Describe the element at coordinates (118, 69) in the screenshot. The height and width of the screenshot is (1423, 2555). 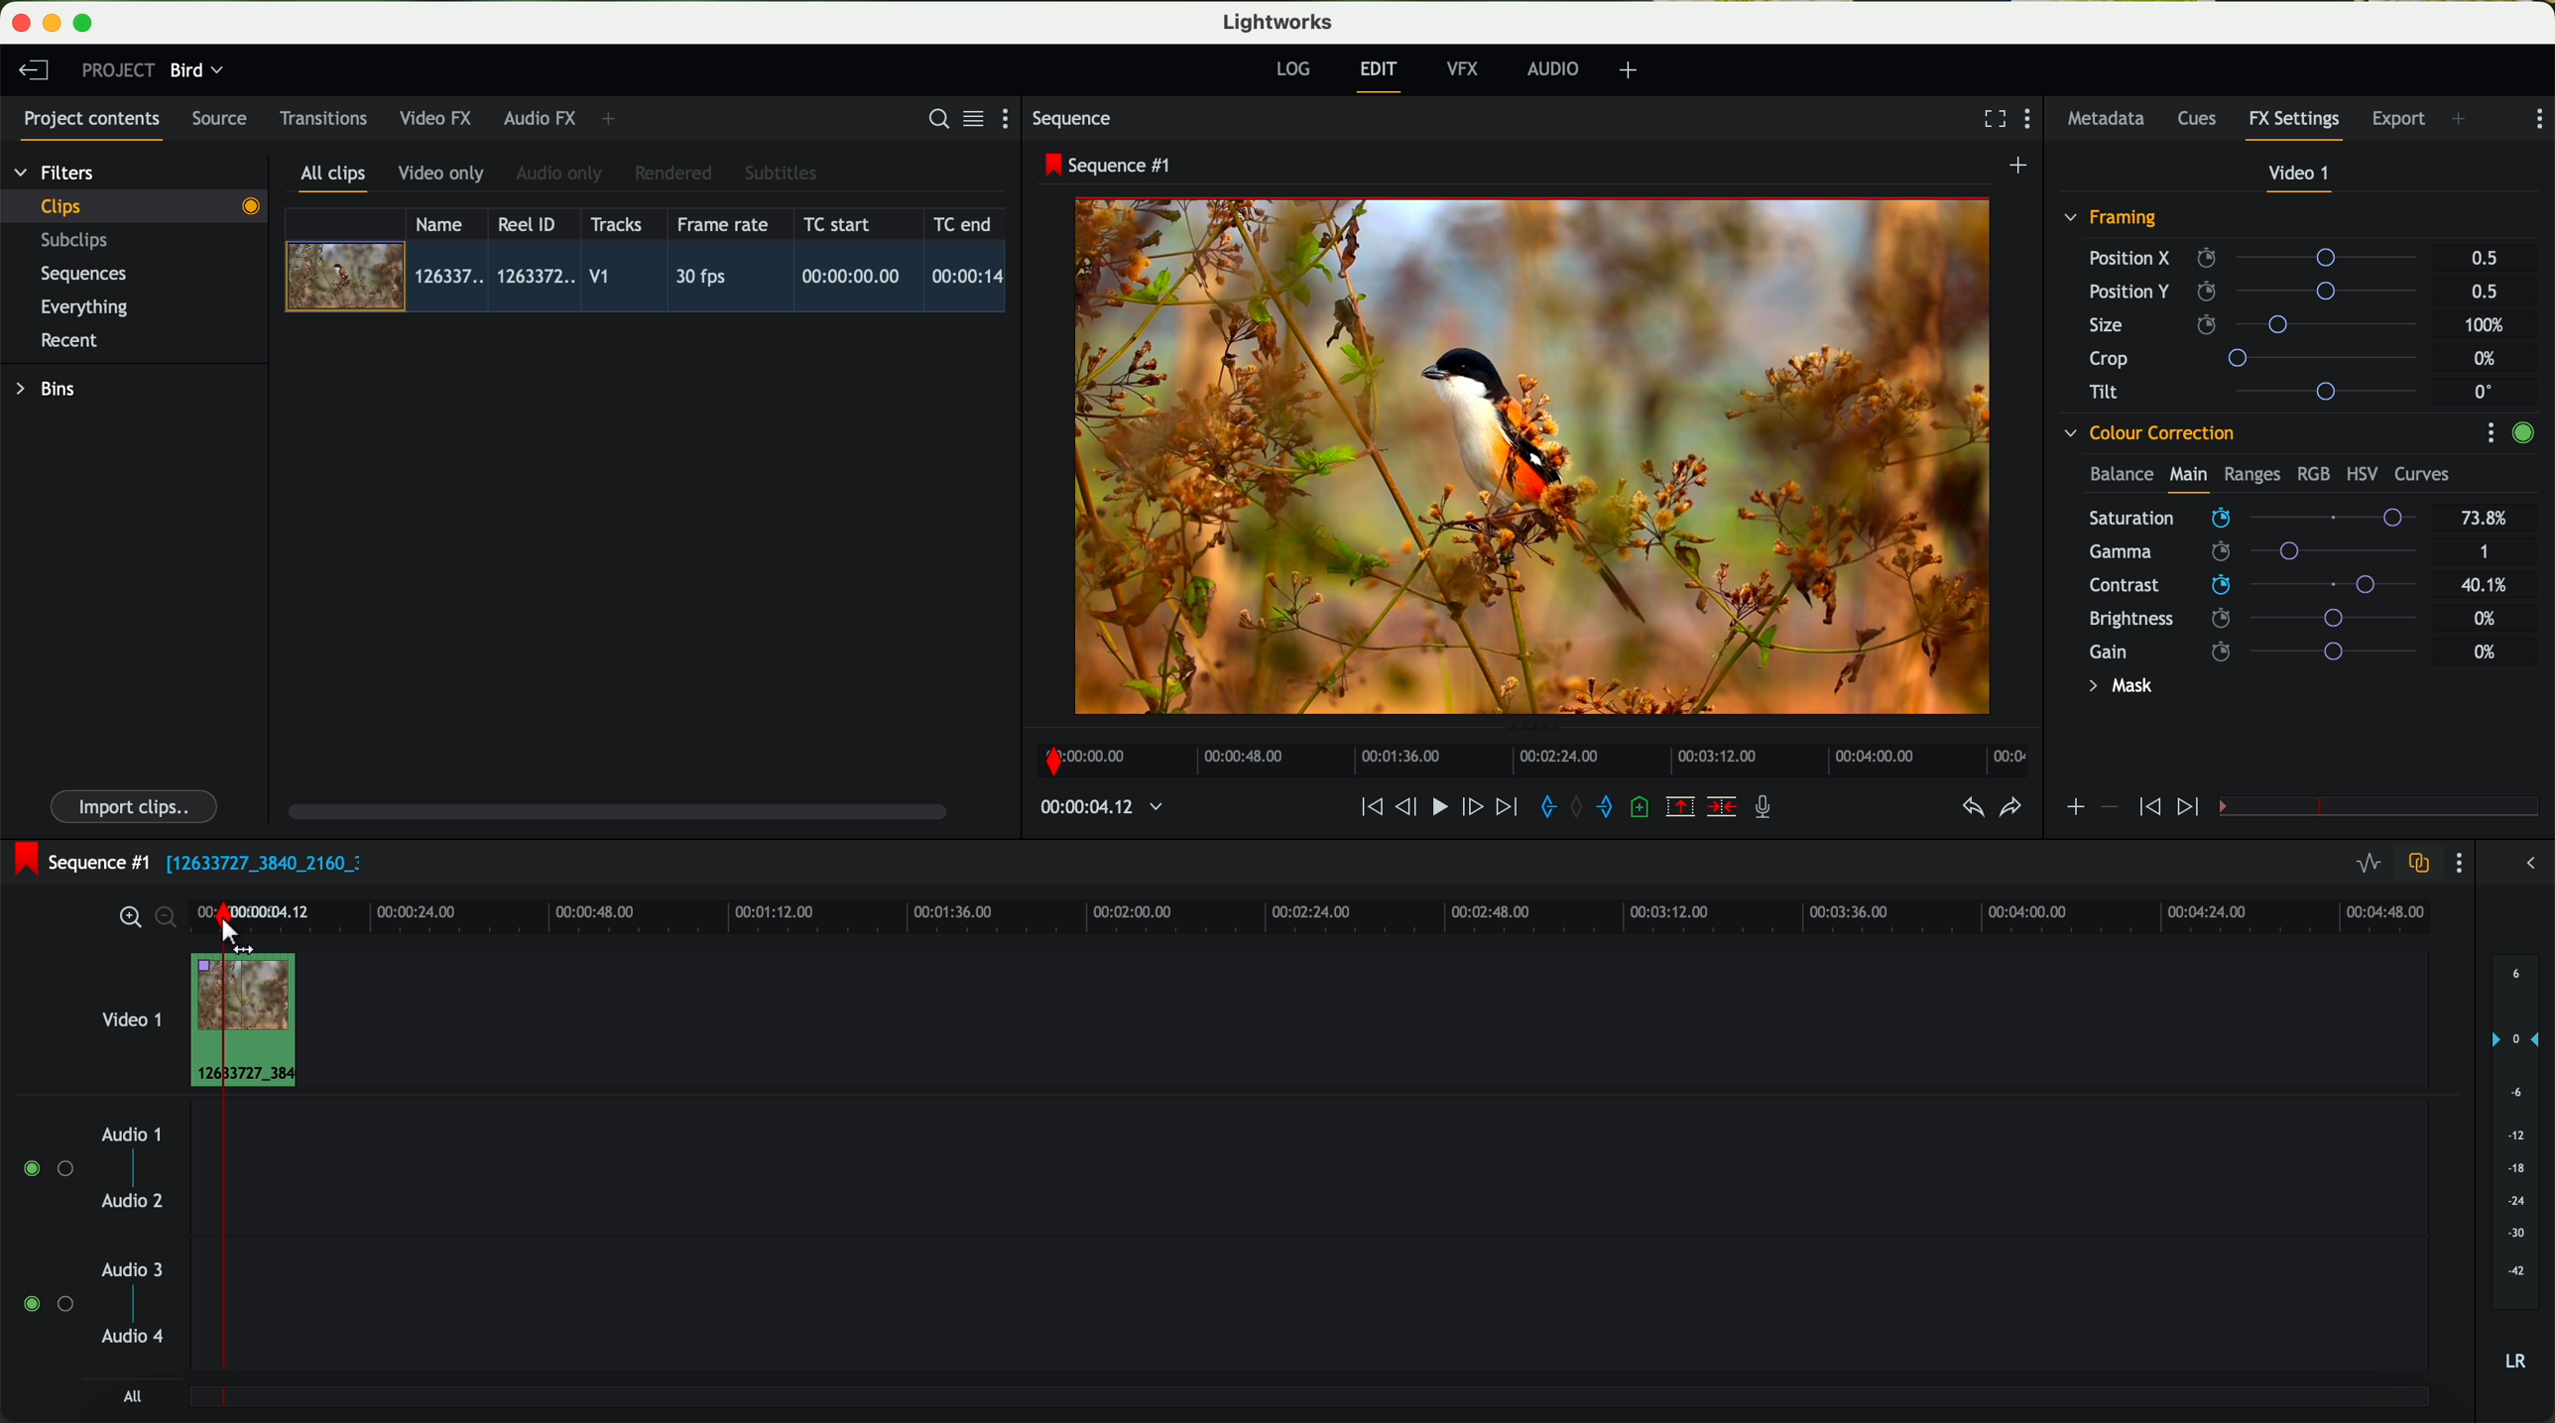
I see `project` at that location.